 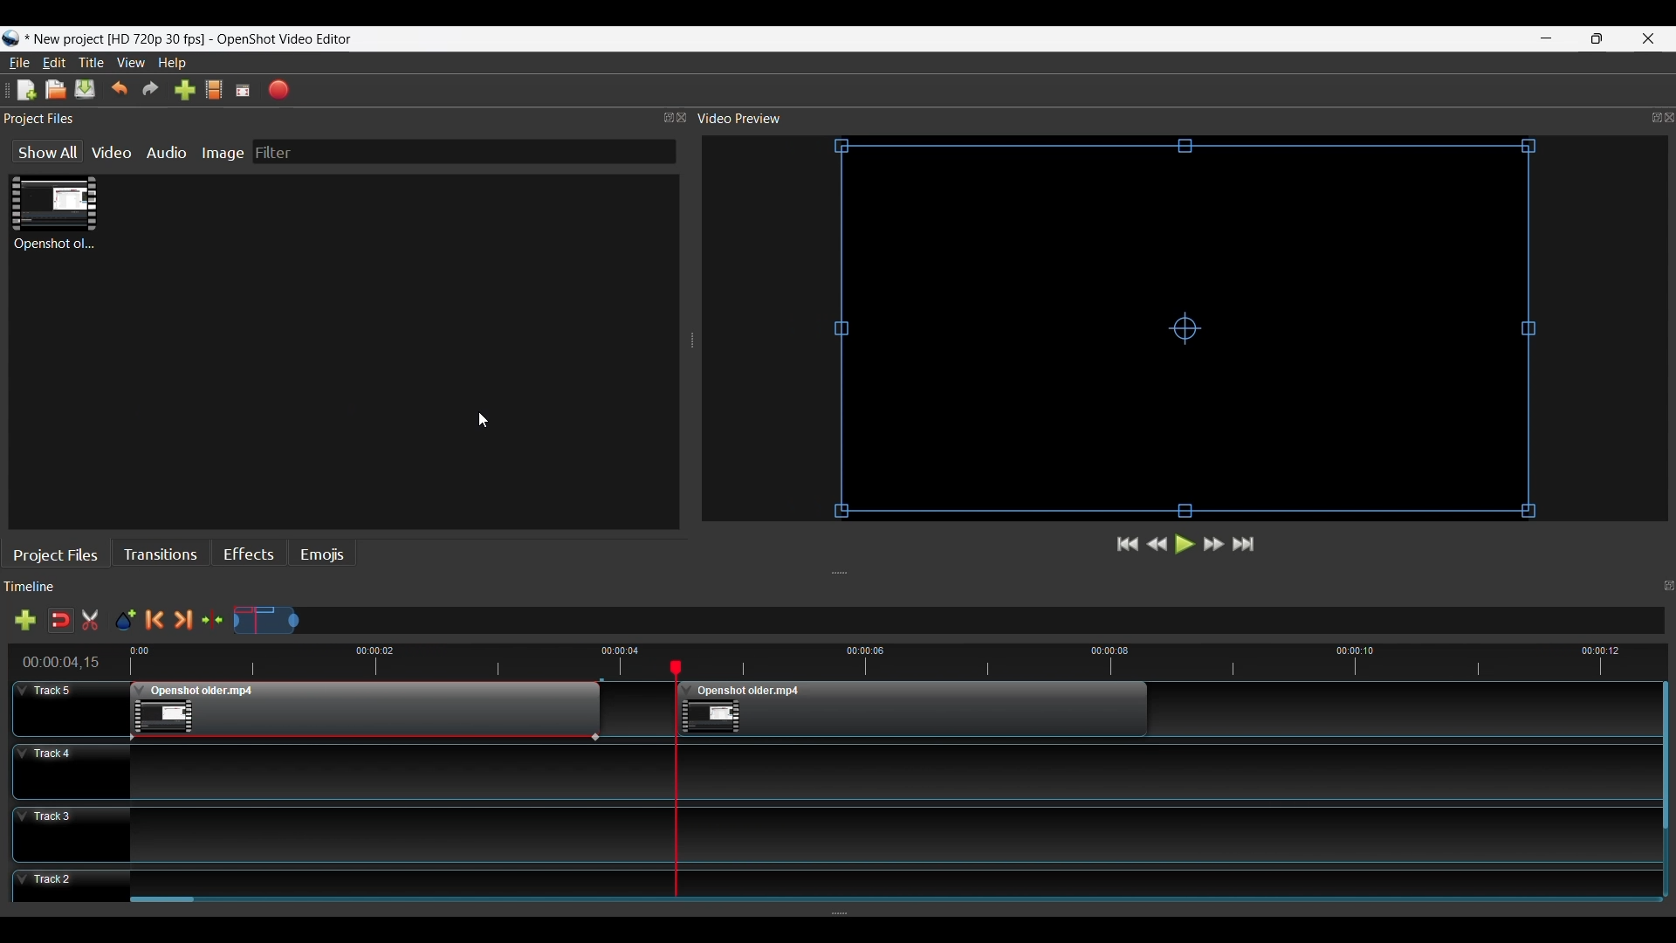 What do you see at coordinates (844, 589) in the screenshot?
I see `Timeline` at bounding box center [844, 589].